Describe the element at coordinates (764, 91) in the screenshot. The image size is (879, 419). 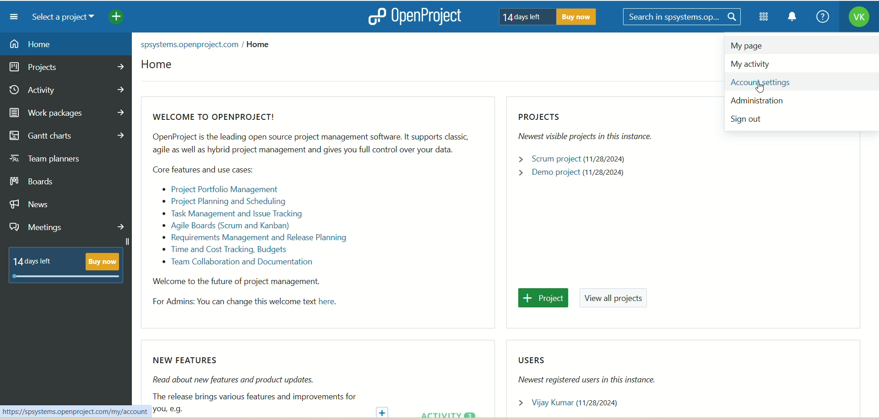
I see `cursor` at that location.